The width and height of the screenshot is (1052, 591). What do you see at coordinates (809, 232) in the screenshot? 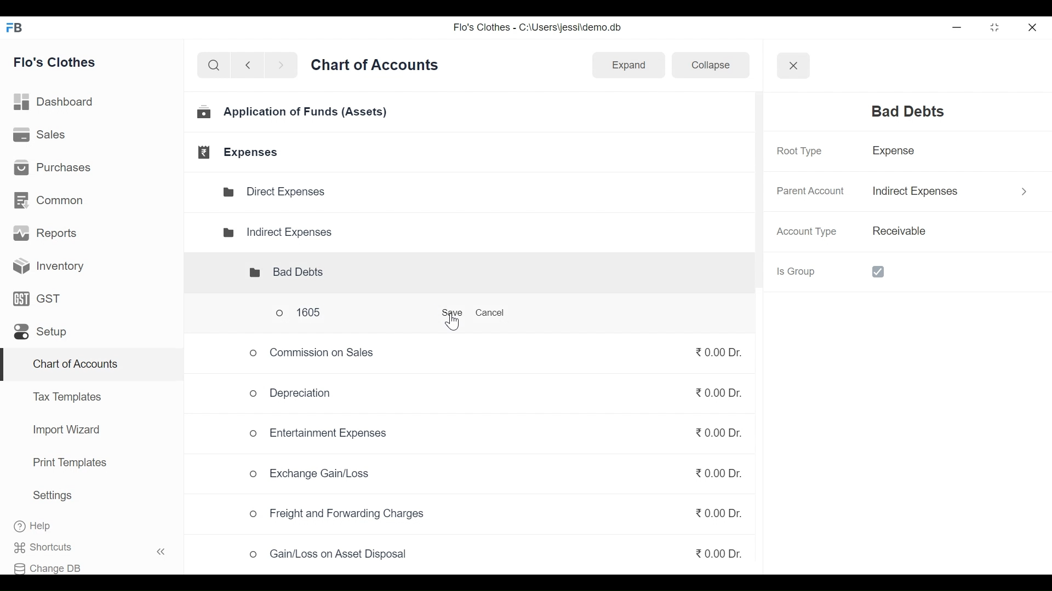
I see `Account Type` at bounding box center [809, 232].